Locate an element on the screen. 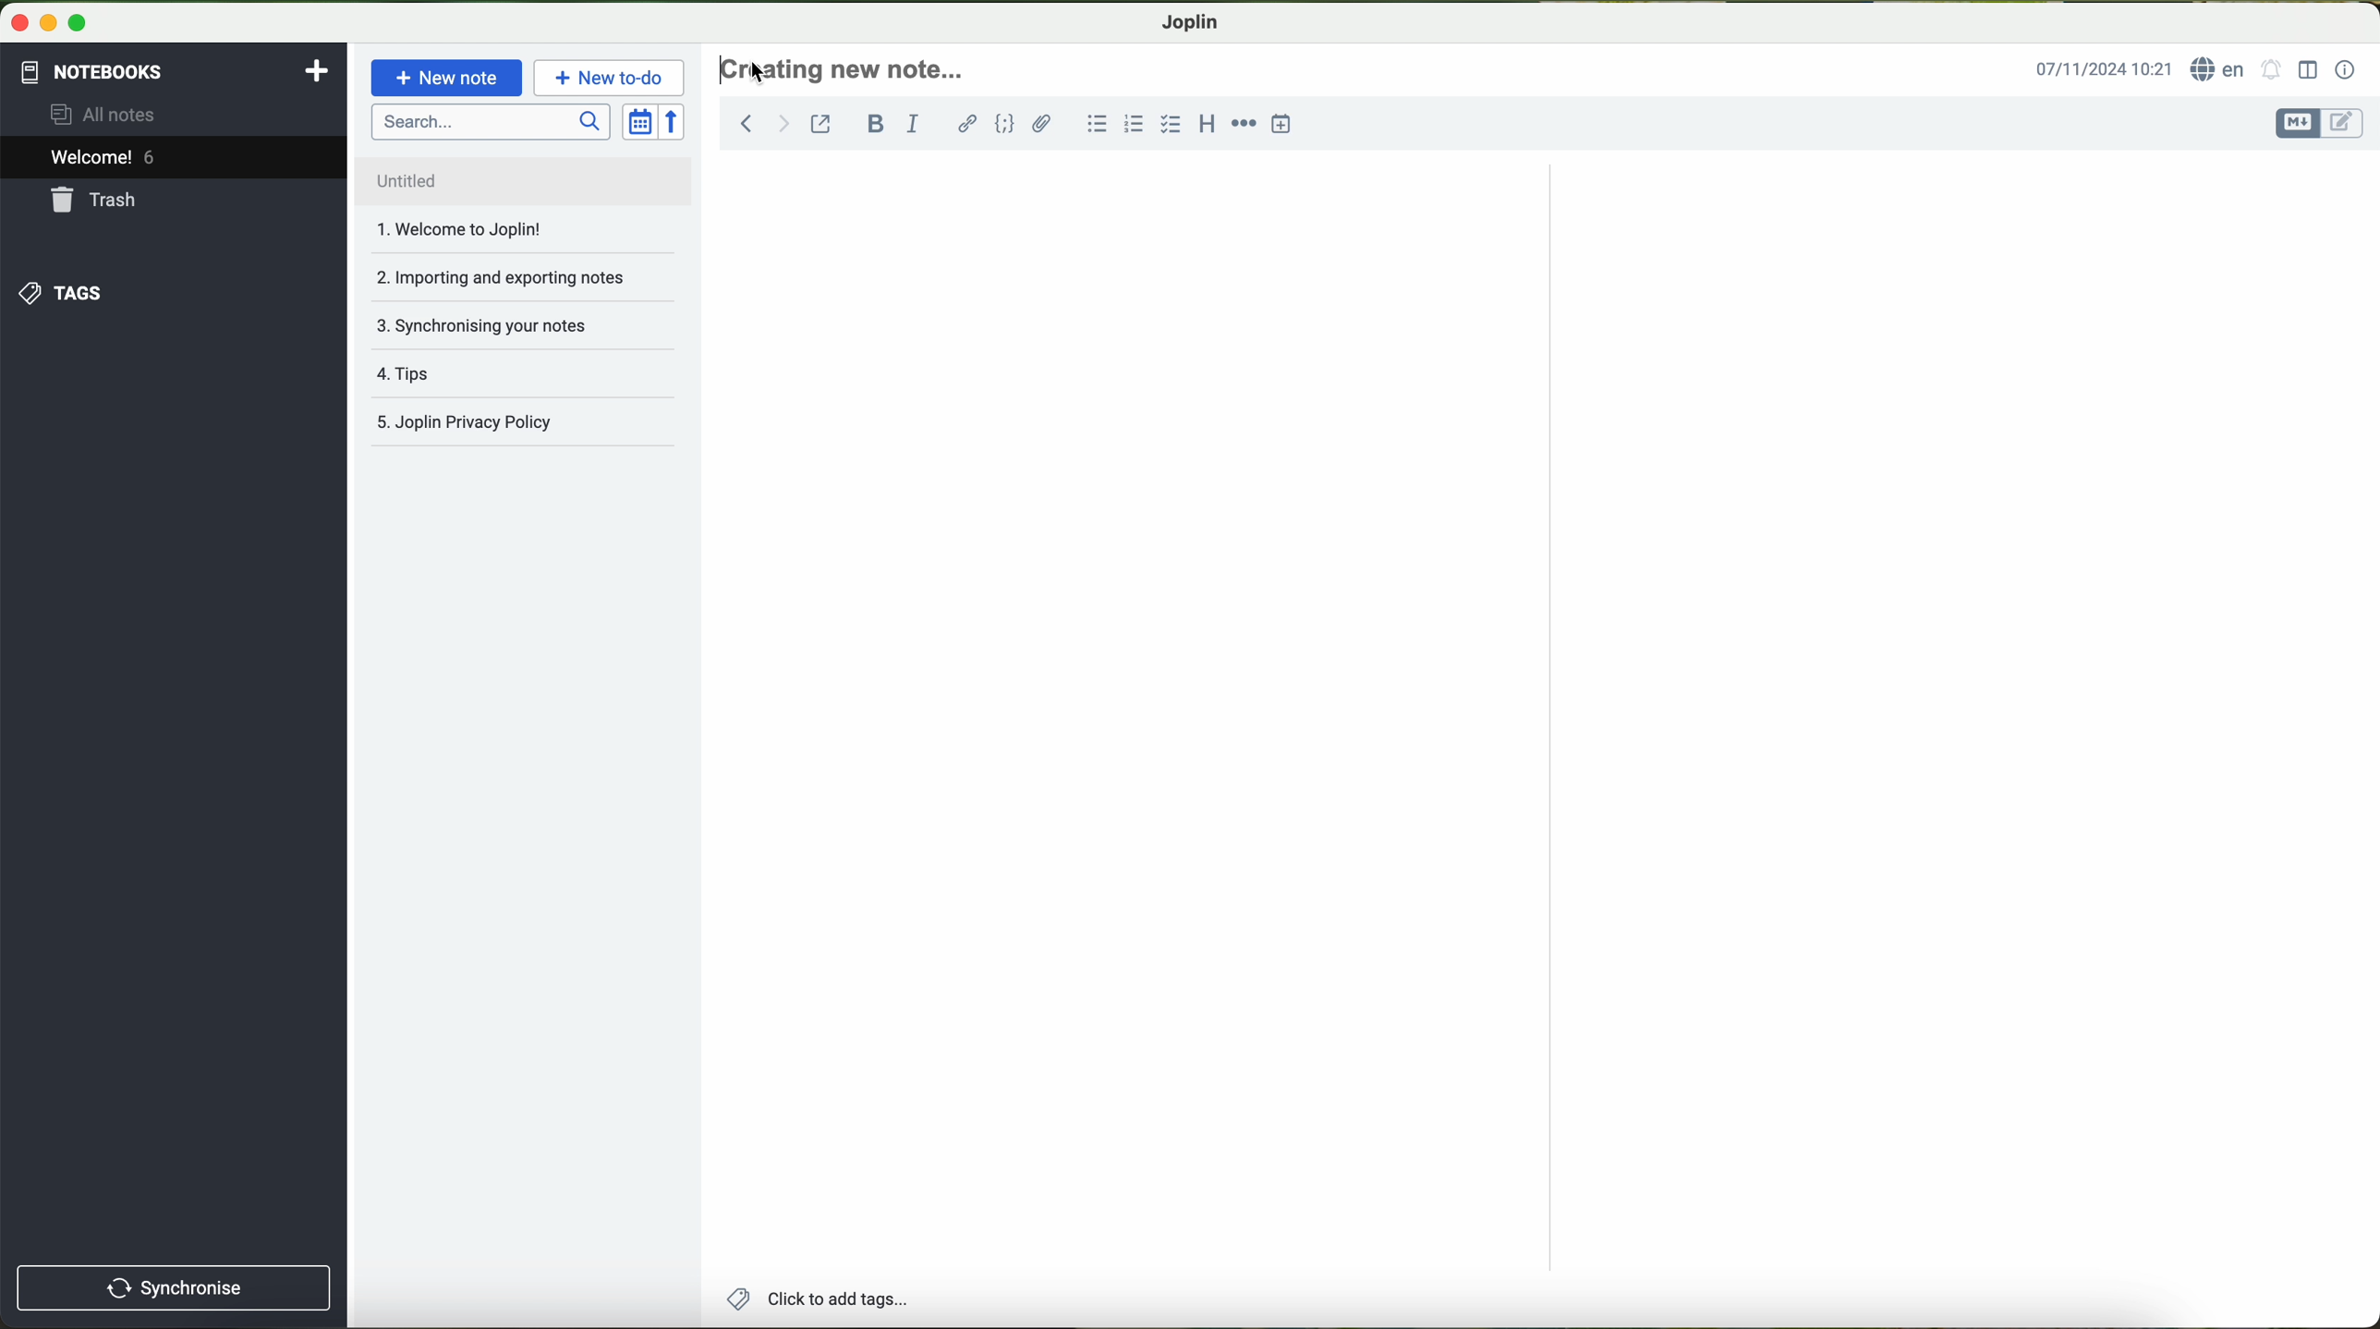  hyperlink is located at coordinates (967, 124).